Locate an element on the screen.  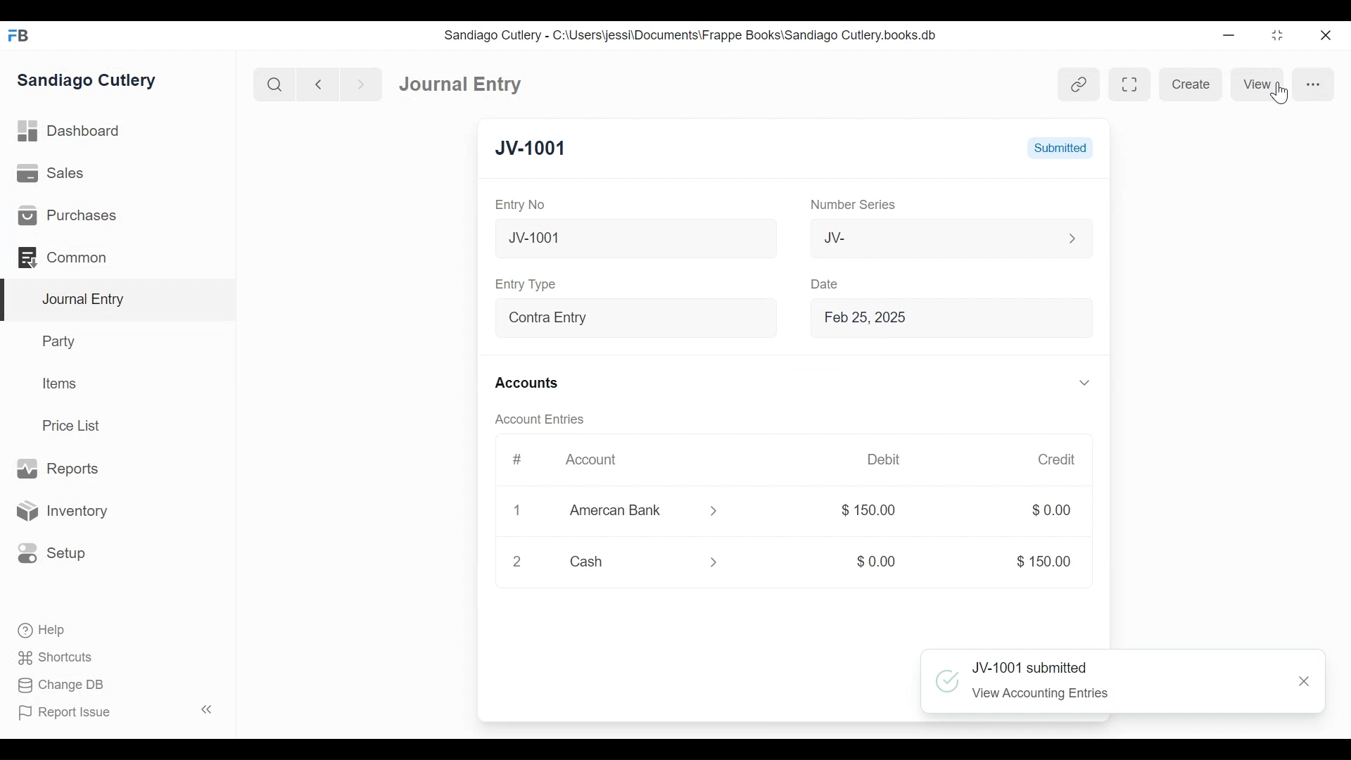
Search is located at coordinates (275, 84).